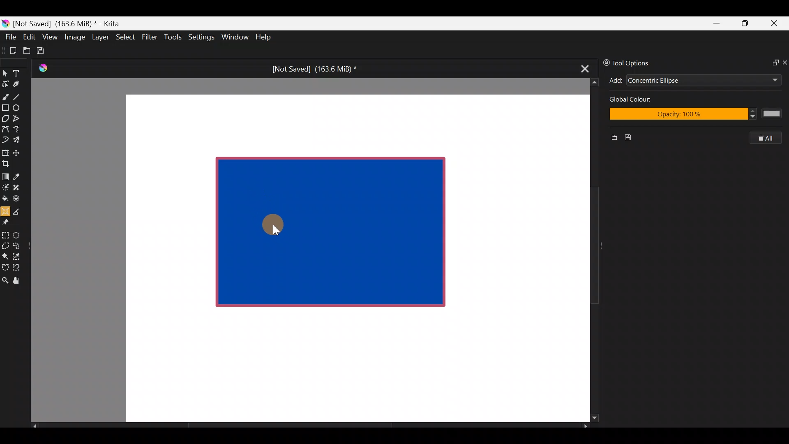 This screenshot has height=444, width=789. Describe the element at coordinates (174, 37) in the screenshot. I see `Tools` at that location.